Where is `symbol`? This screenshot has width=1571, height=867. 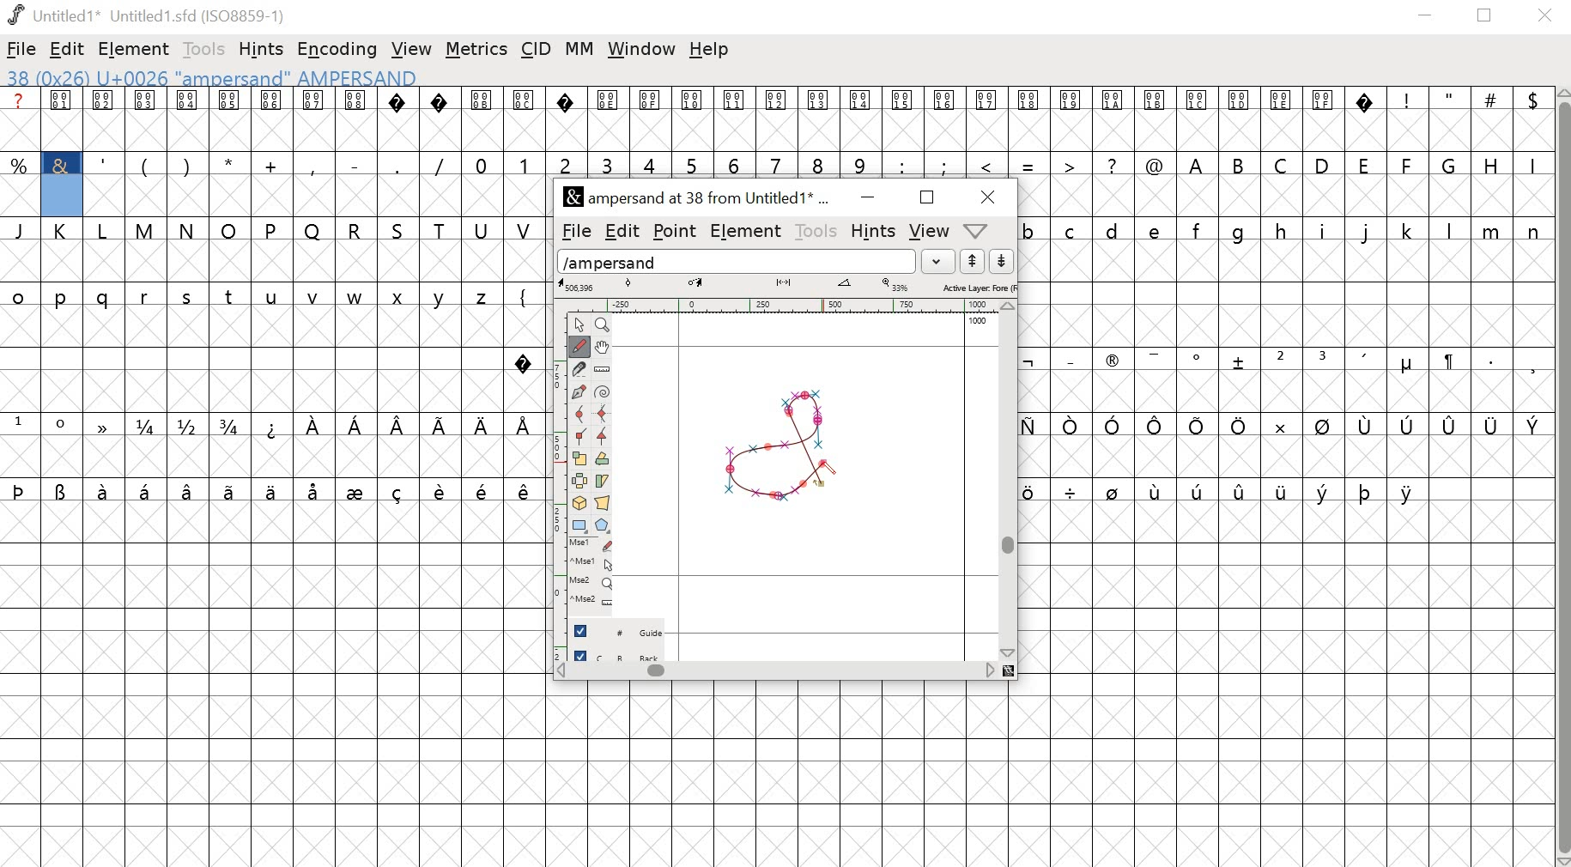
symbol is located at coordinates (1447, 361).